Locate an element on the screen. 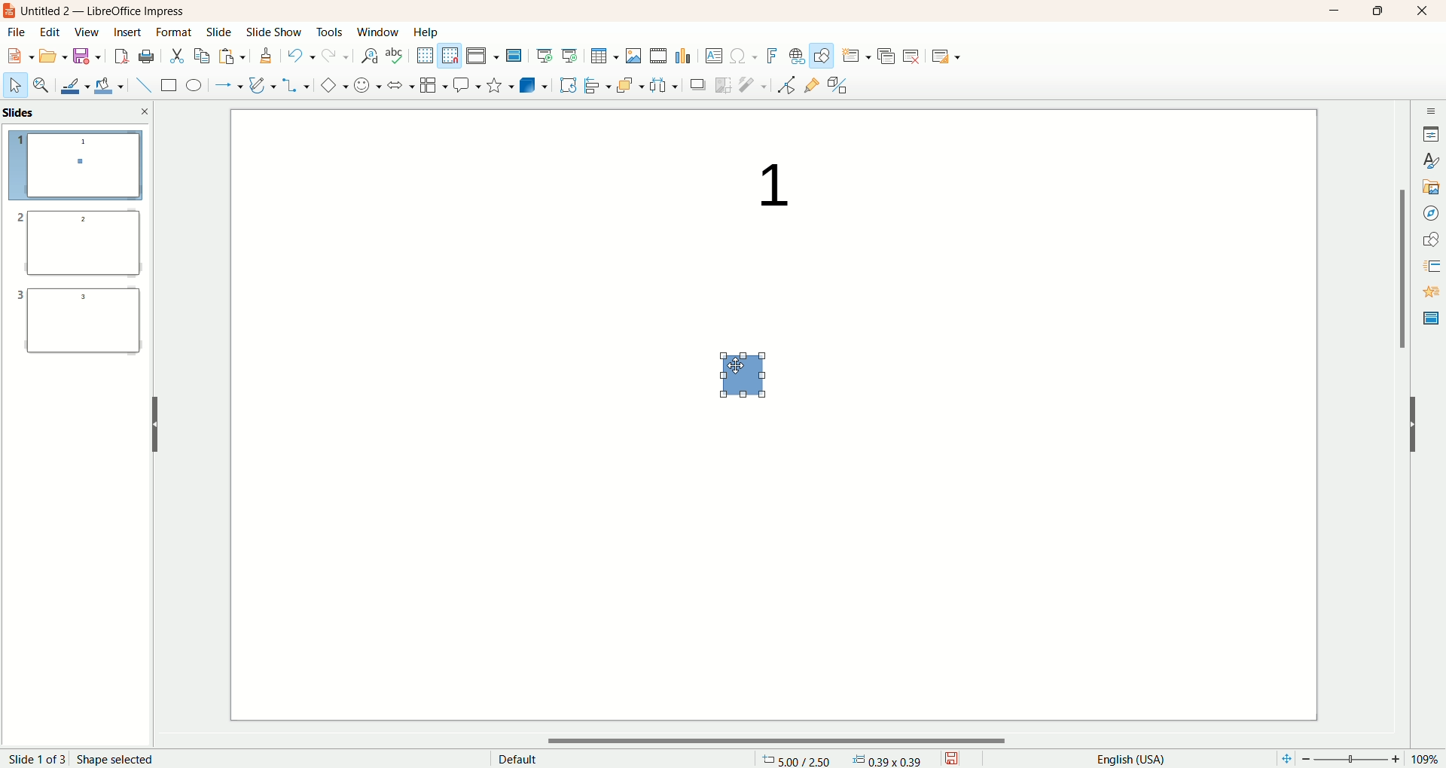 This screenshot has height=768, width=1446. 3D objects is located at coordinates (534, 85).